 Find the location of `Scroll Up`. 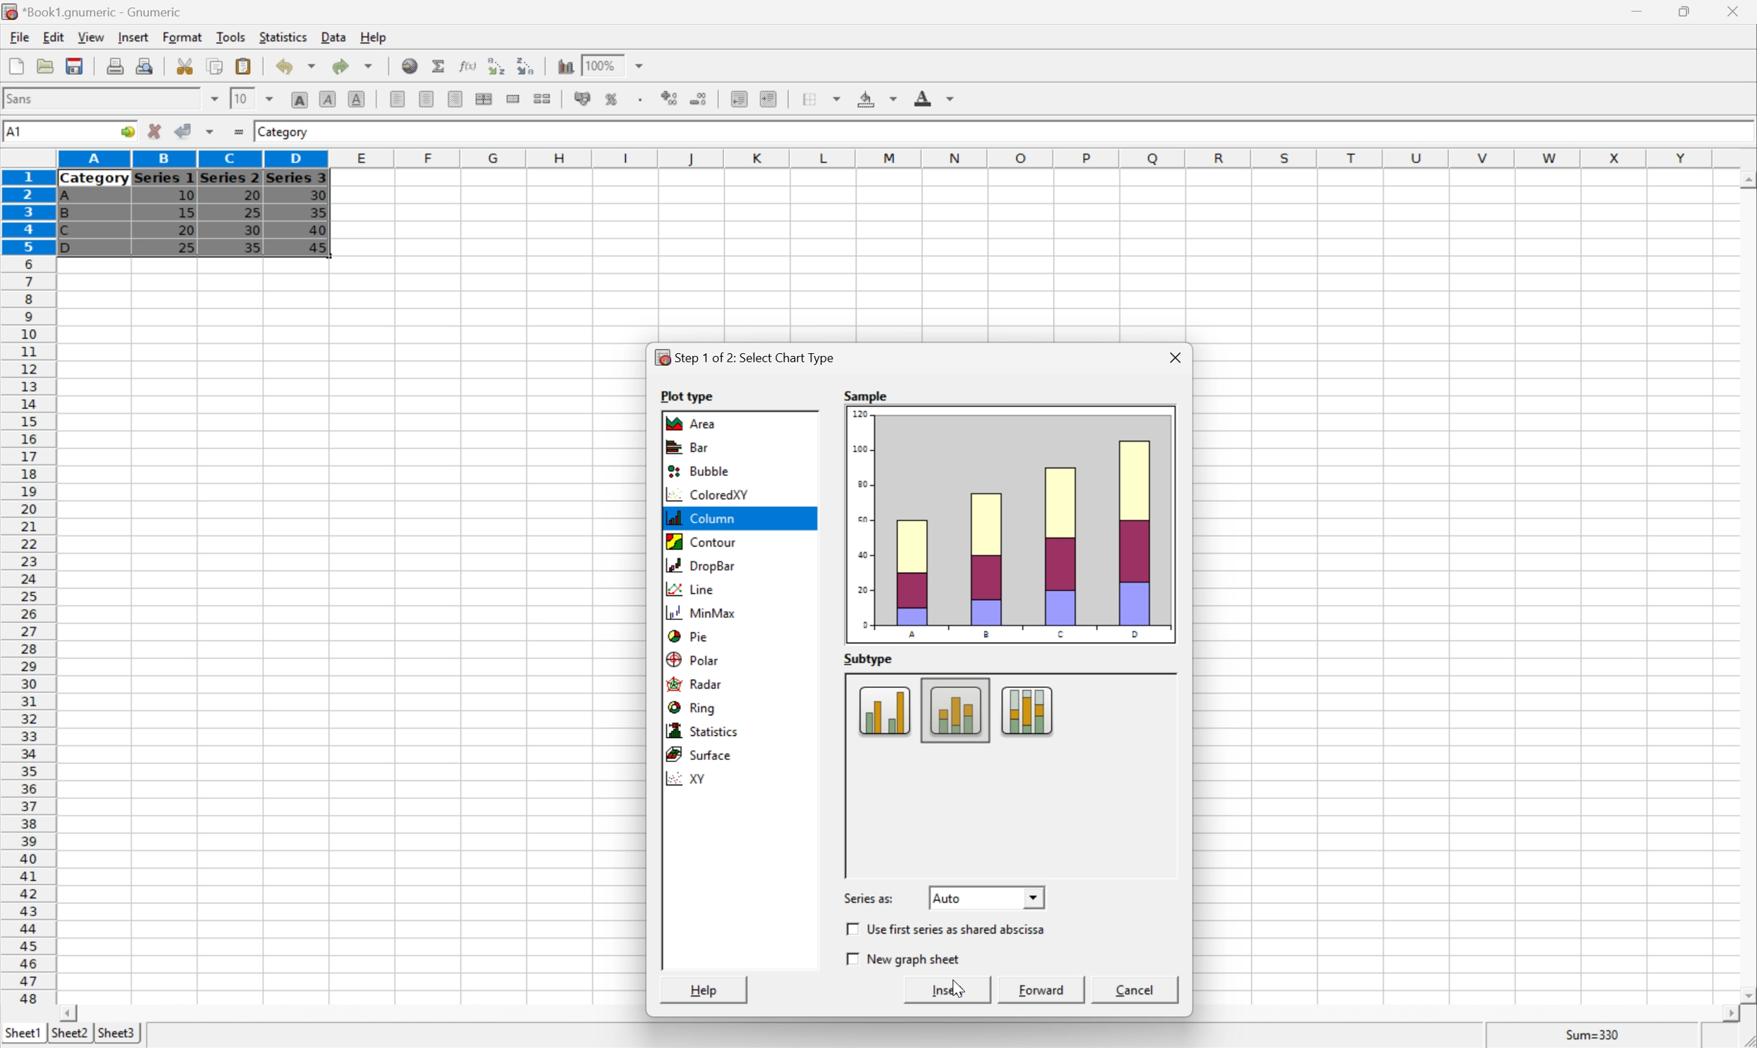

Scroll Up is located at coordinates (1745, 179).